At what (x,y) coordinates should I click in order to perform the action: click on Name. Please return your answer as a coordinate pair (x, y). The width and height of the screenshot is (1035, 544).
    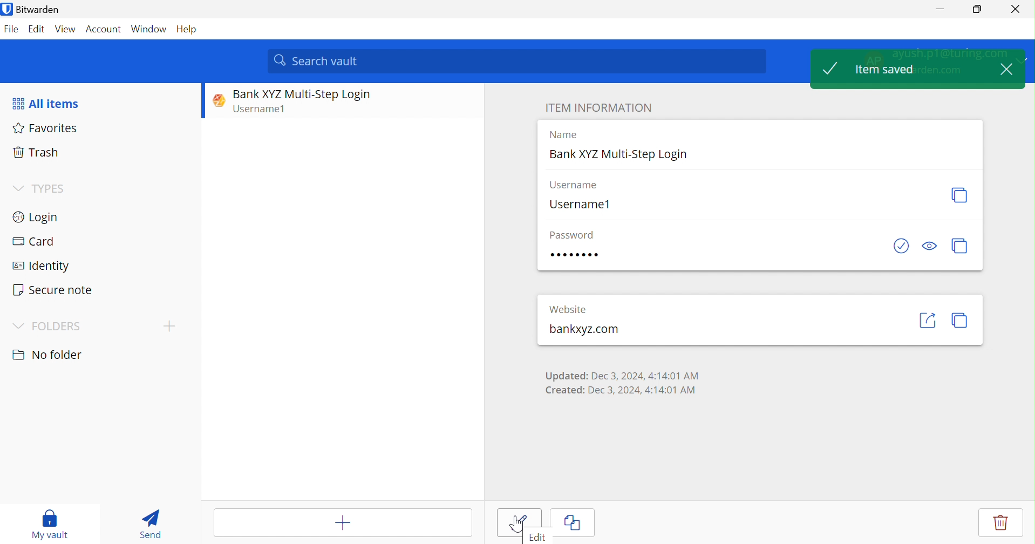
    Looking at the image, I should click on (562, 135).